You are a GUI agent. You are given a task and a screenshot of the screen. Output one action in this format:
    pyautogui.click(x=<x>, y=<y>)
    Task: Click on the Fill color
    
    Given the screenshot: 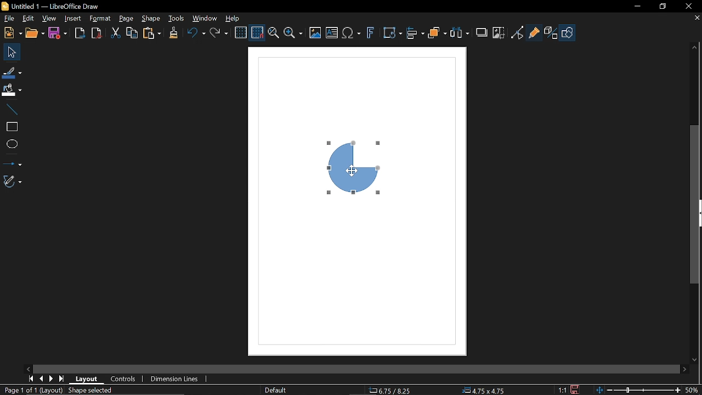 What is the action you would take?
    pyautogui.click(x=12, y=90)
    